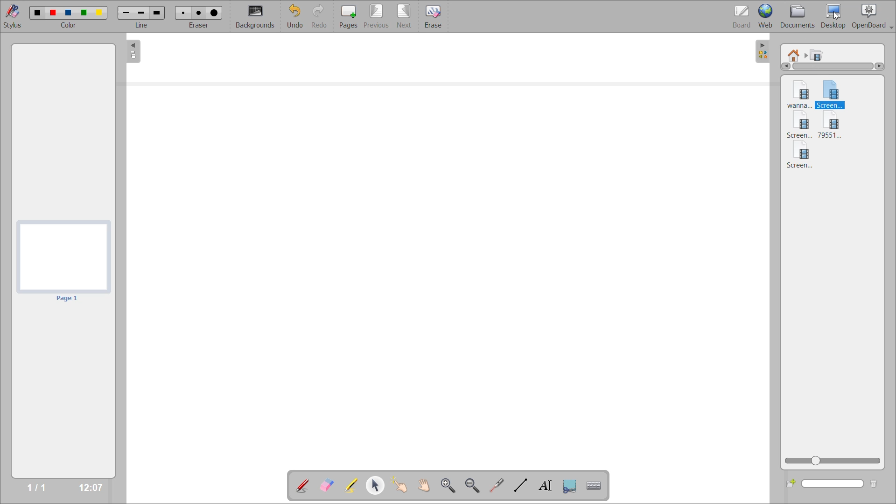 This screenshot has width=896, height=504. What do you see at coordinates (84, 13) in the screenshot?
I see `color 4` at bounding box center [84, 13].